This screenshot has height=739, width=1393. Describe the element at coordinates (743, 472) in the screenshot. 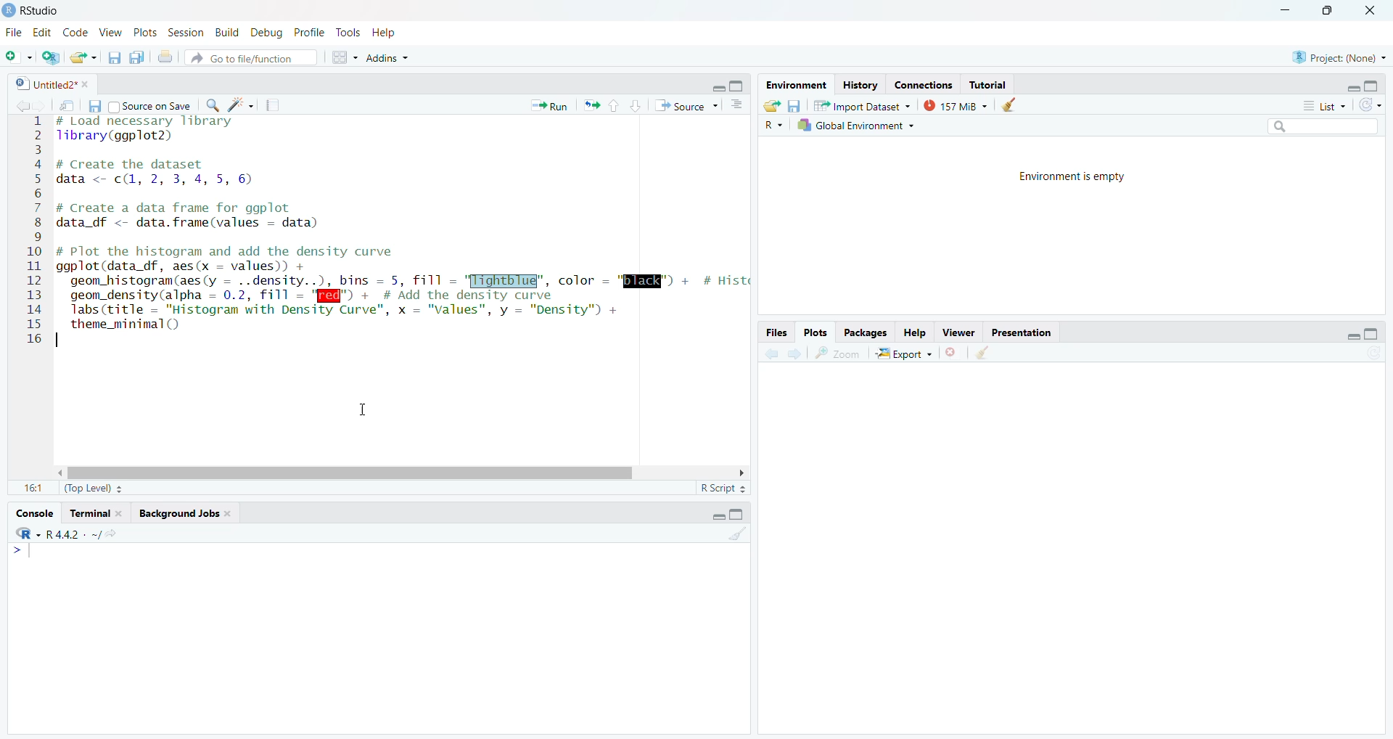

I see `move right` at that location.